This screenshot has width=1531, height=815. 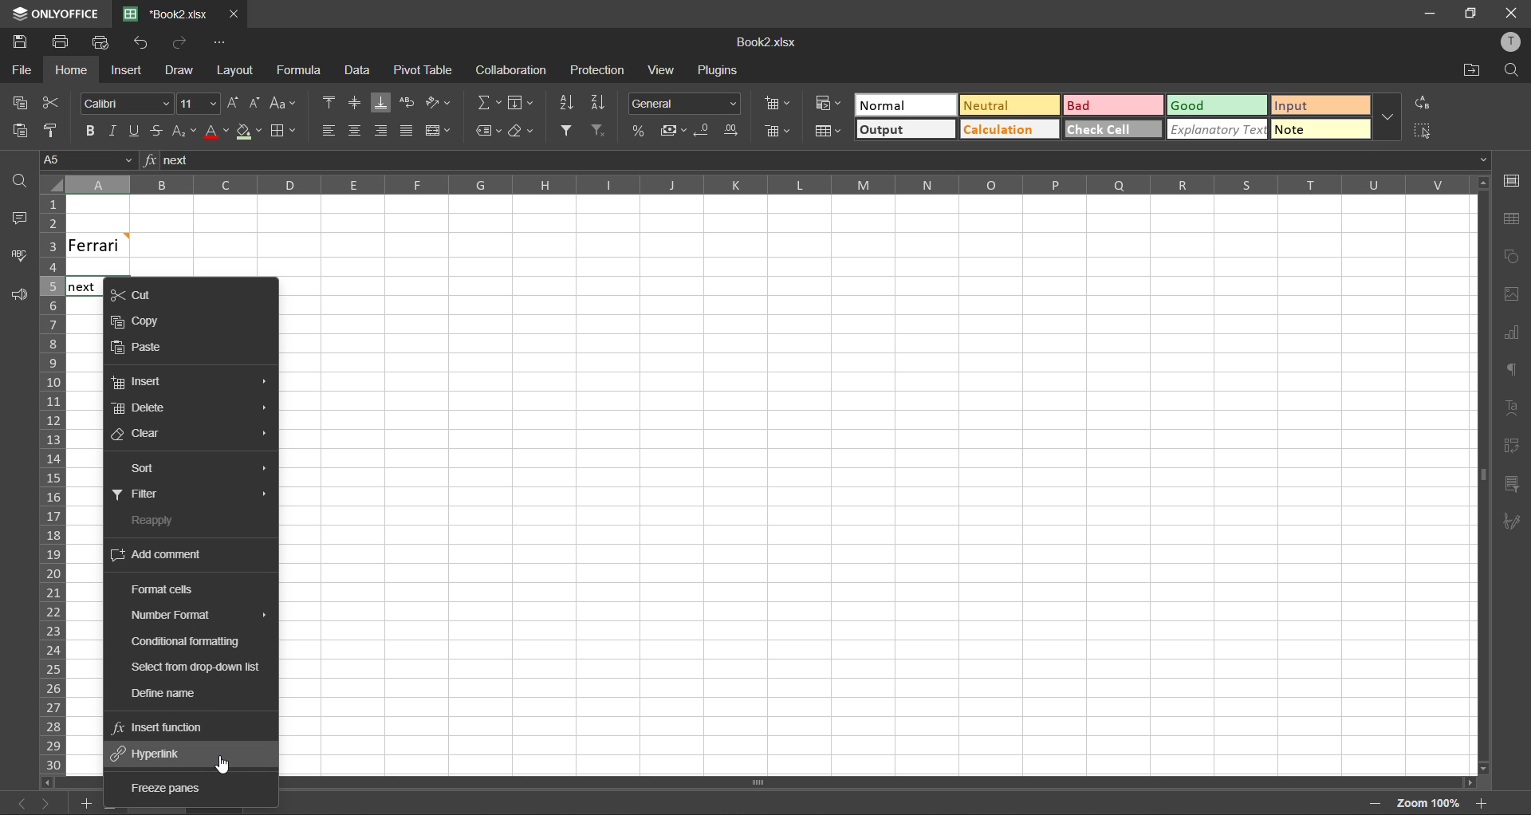 What do you see at coordinates (83, 805) in the screenshot?
I see `add sheet` at bounding box center [83, 805].